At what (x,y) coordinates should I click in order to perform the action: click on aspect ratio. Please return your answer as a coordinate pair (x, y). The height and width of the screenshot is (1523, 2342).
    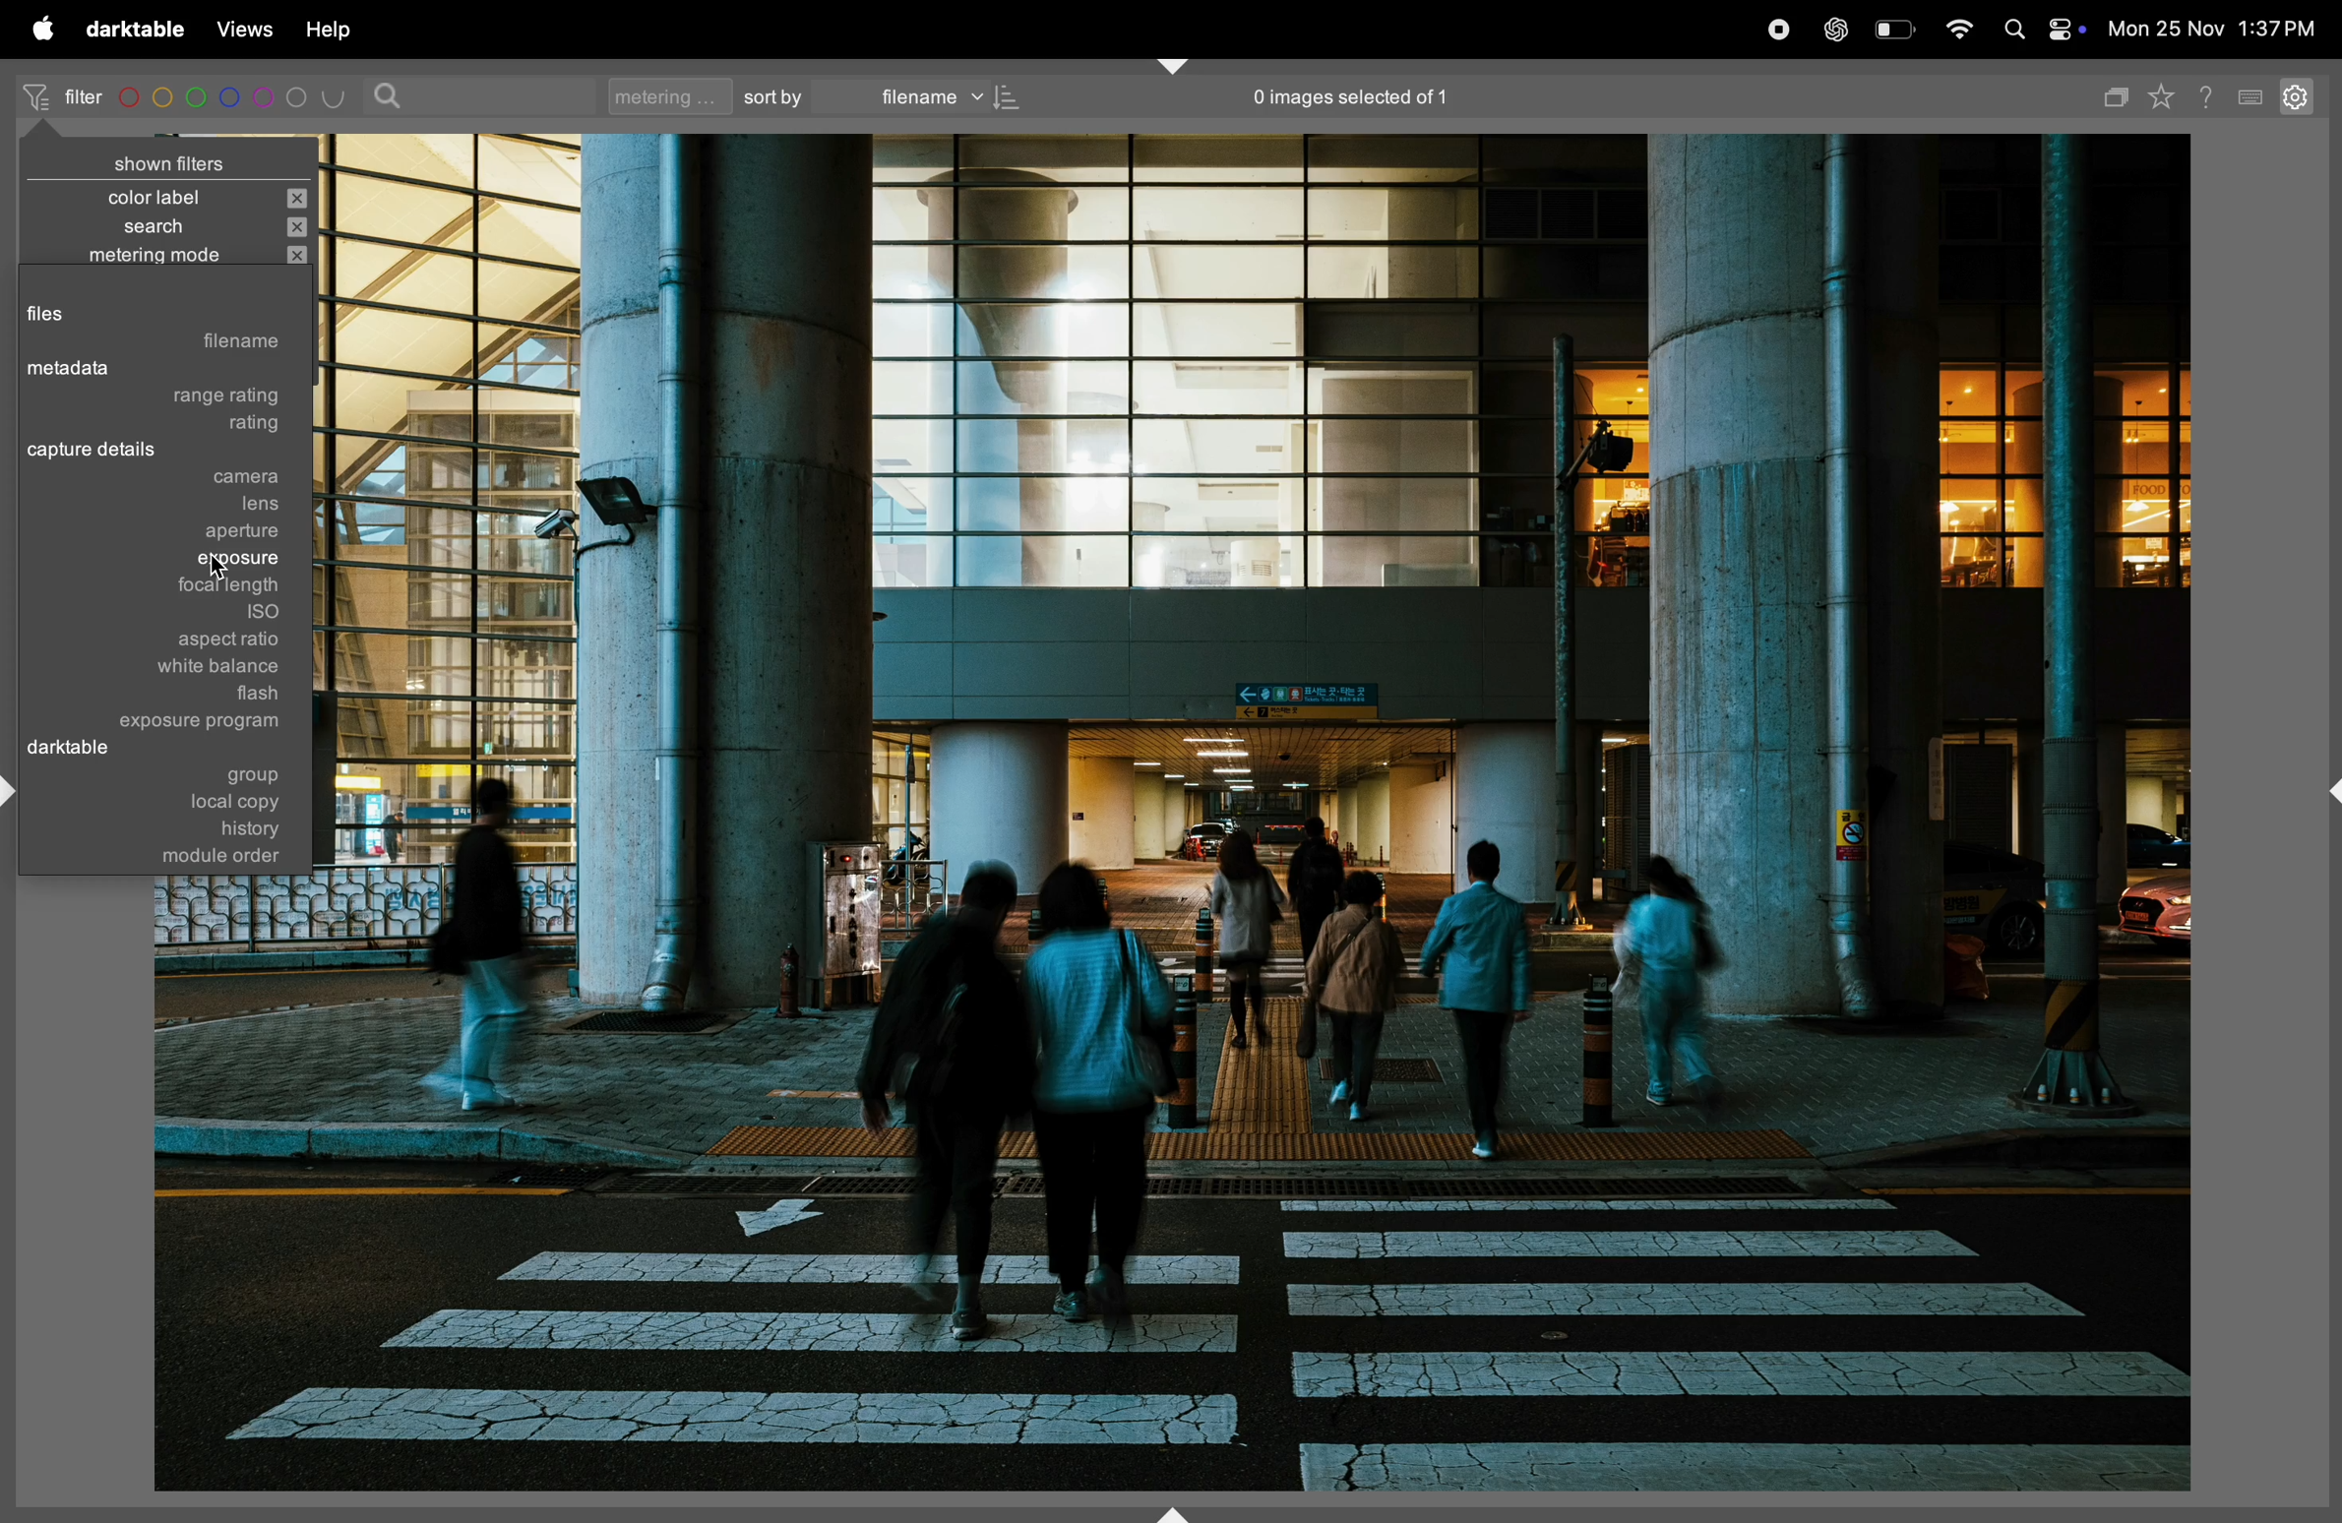
    Looking at the image, I should click on (221, 642).